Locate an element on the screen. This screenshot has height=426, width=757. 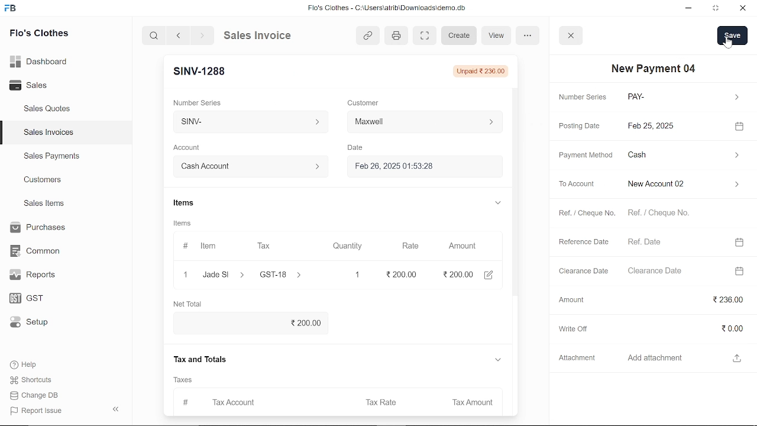
Tax Rate is located at coordinates (381, 400).